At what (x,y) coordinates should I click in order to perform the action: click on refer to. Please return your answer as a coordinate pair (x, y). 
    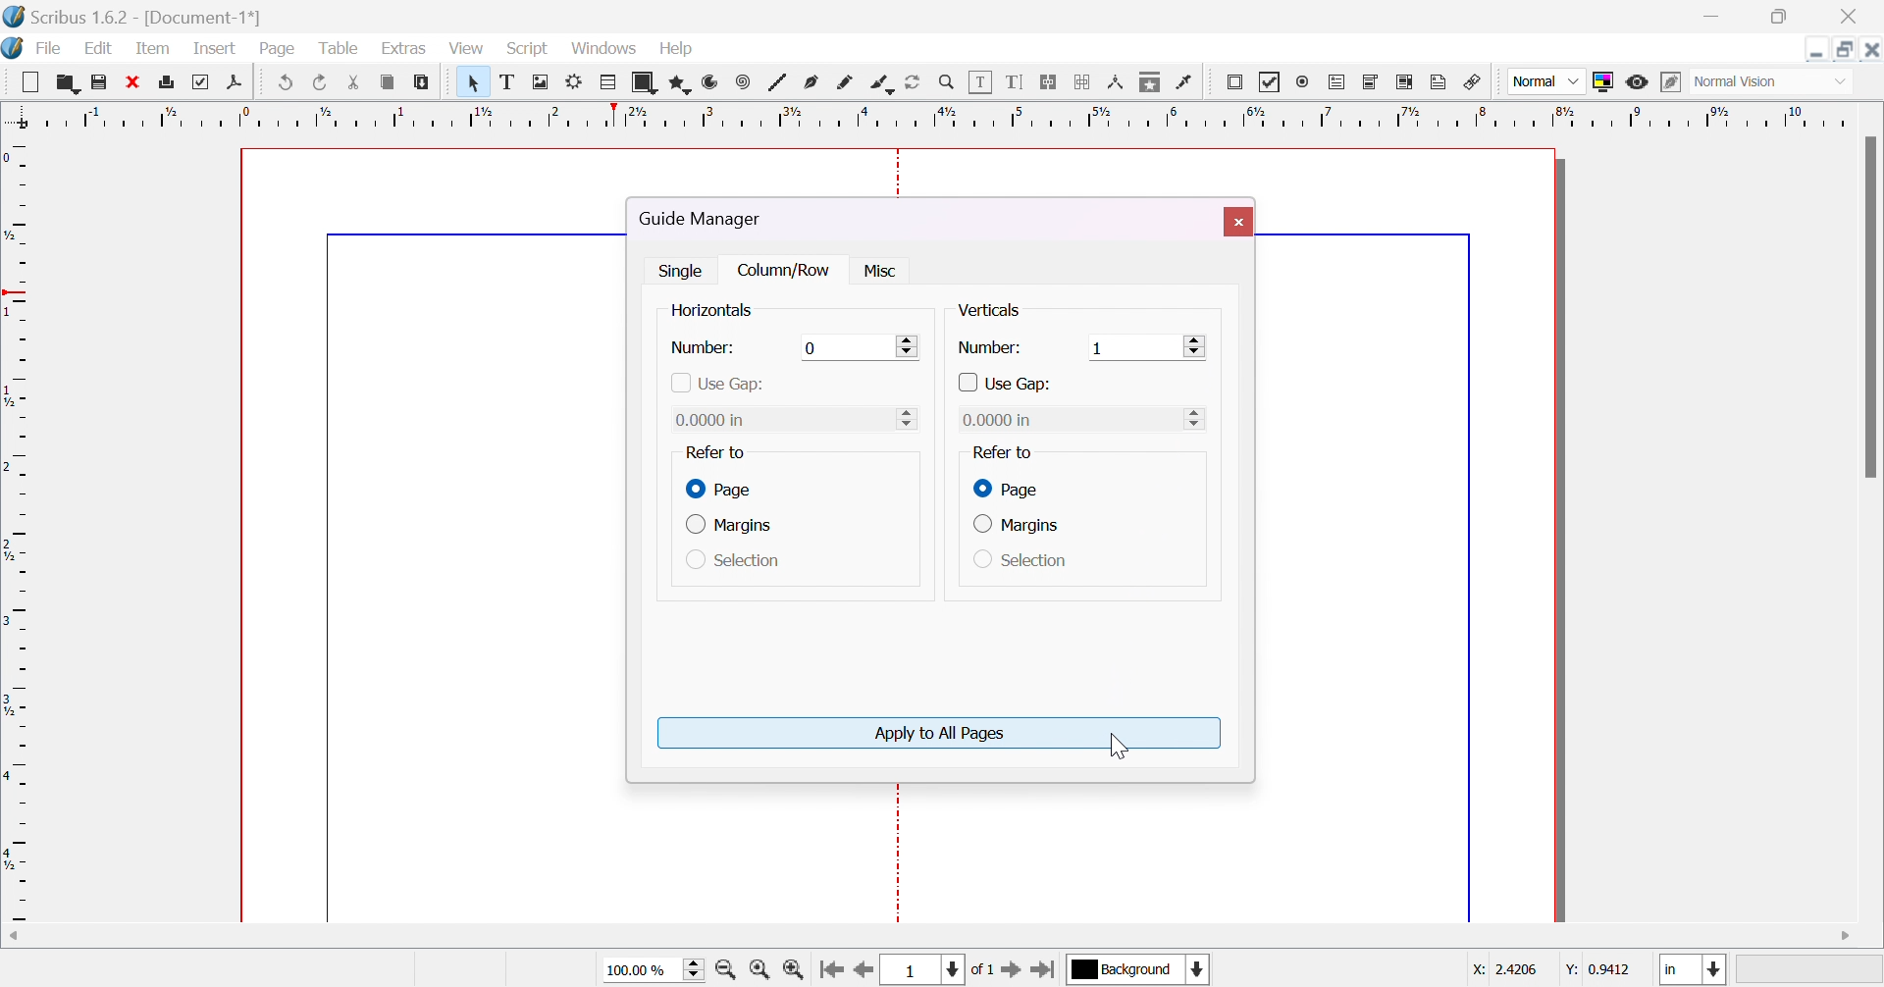
    Looking at the image, I should click on (1001, 452).